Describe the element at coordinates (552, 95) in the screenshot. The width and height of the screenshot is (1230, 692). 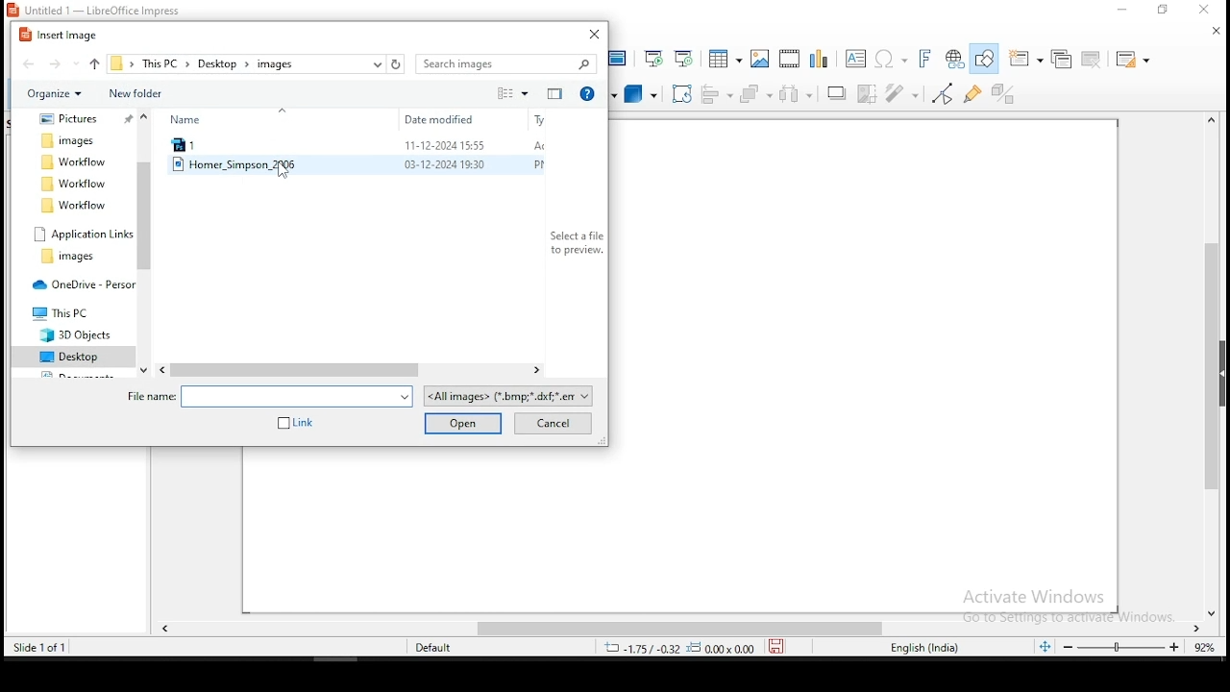
I see `folder` at that location.